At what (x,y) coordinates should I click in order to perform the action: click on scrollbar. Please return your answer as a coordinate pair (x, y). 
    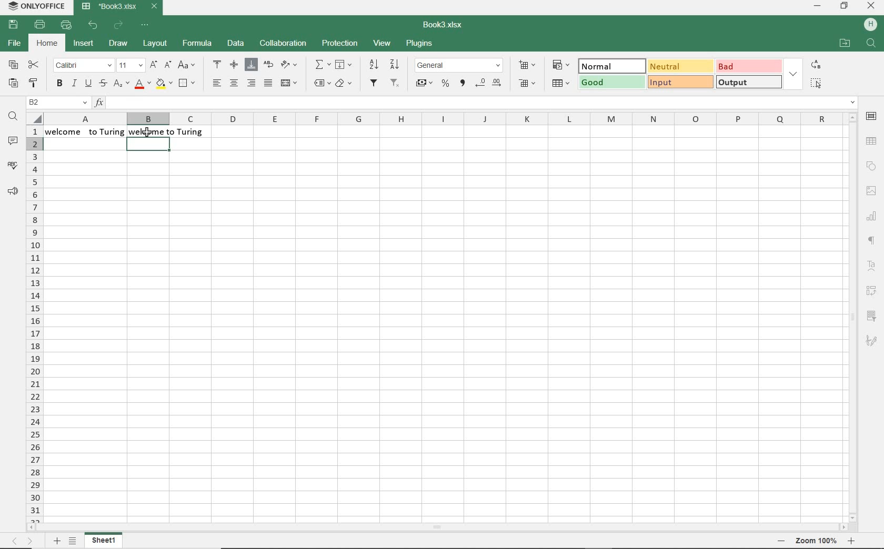
    Looking at the image, I should click on (852, 317).